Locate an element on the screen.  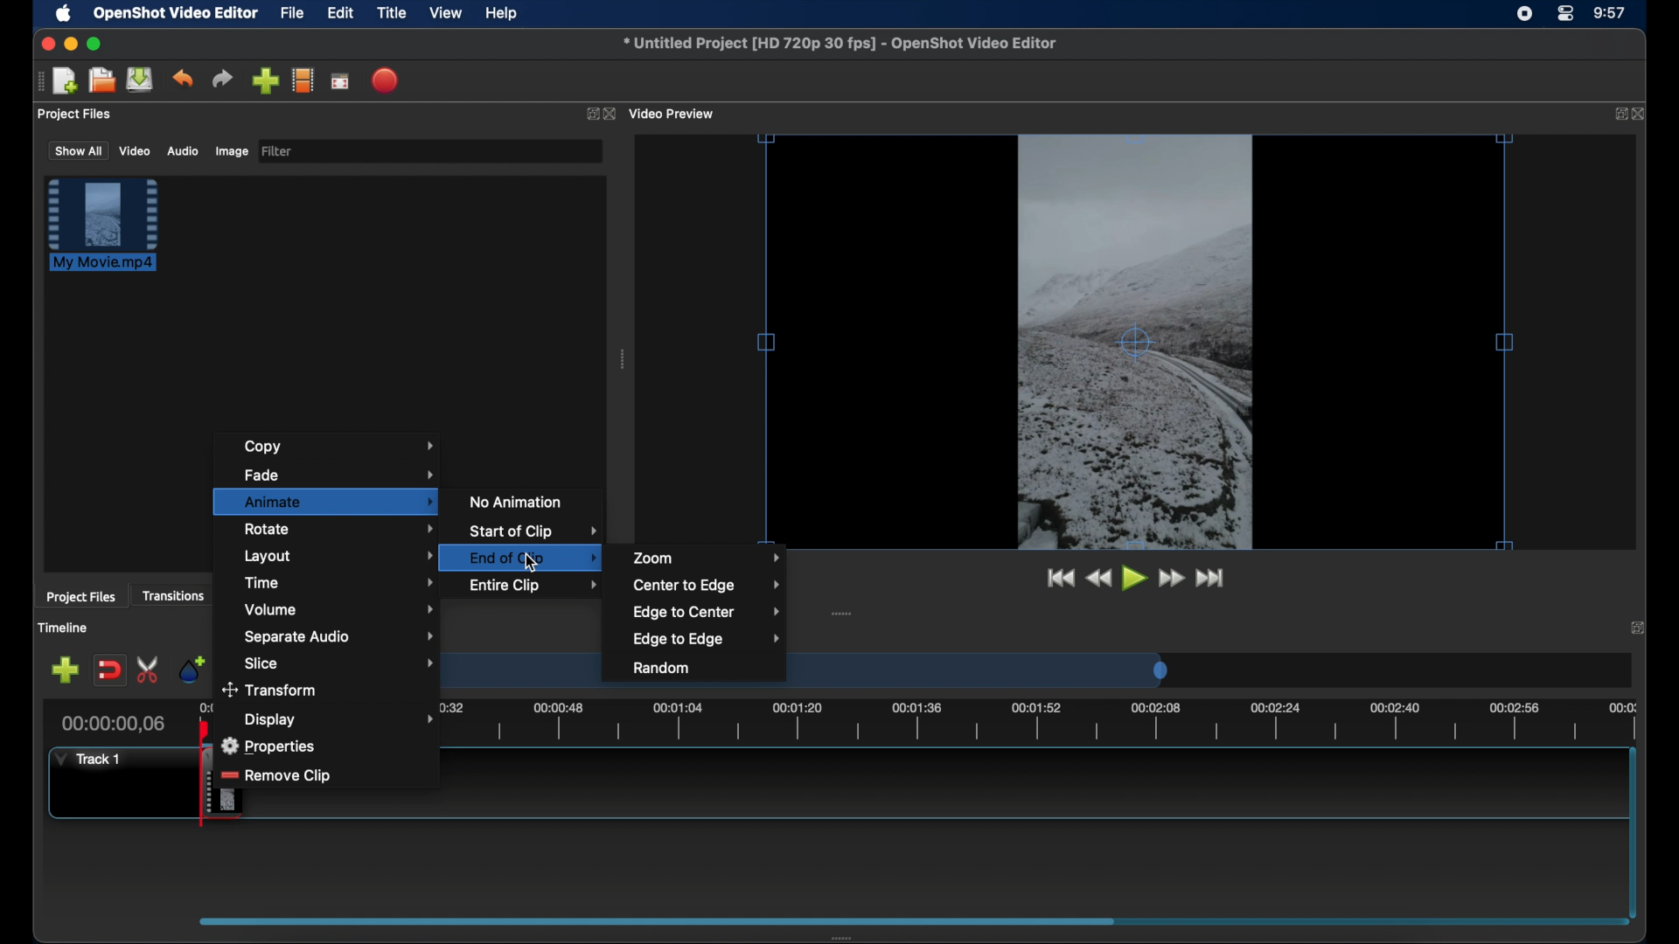
expand is located at coordinates (589, 115).